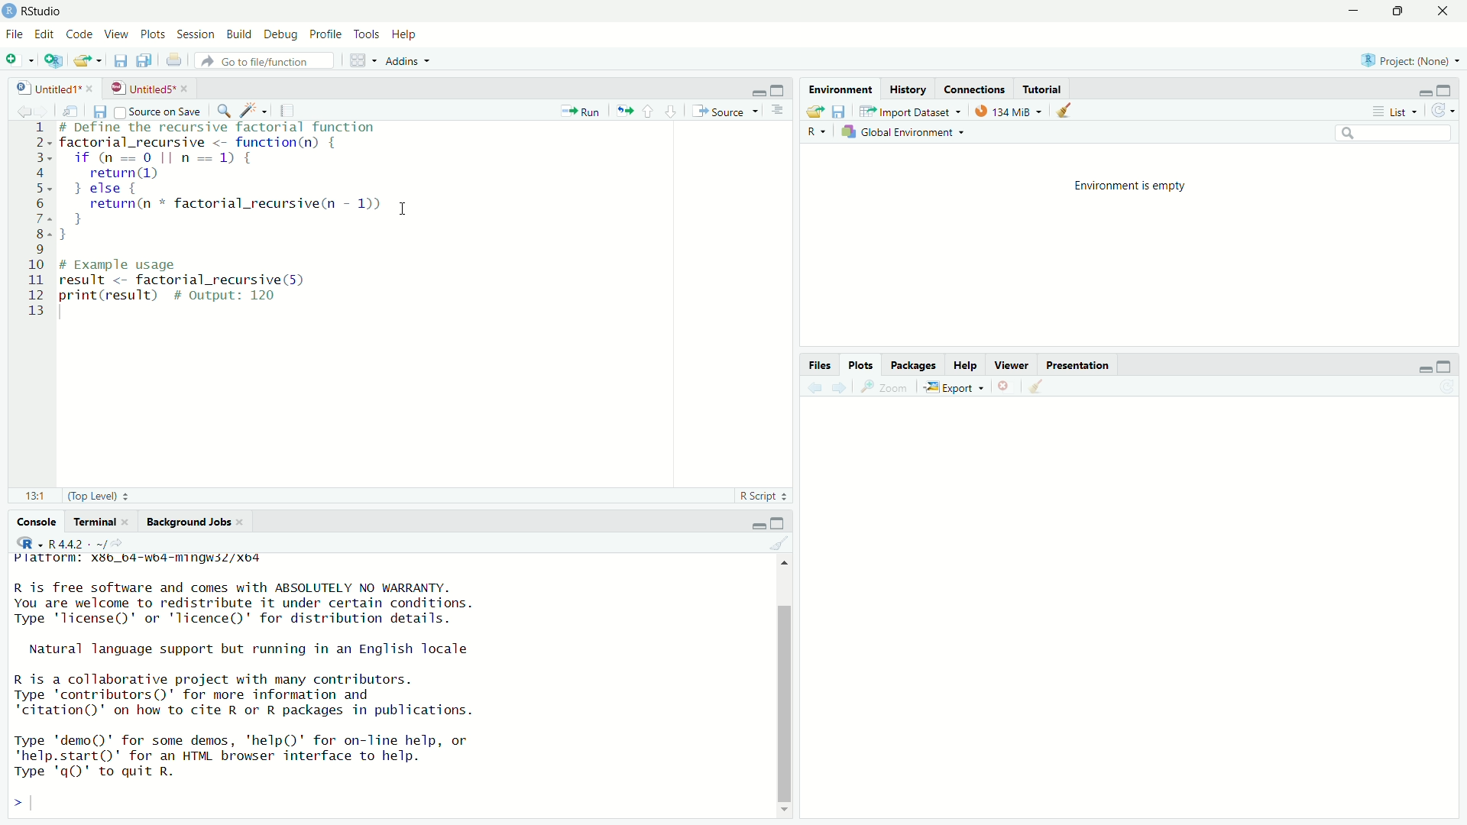 The height and width of the screenshot is (825, 1467). What do you see at coordinates (786, 544) in the screenshot?
I see `Clear console (Ctrl +L)` at bounding box center [786, 544].